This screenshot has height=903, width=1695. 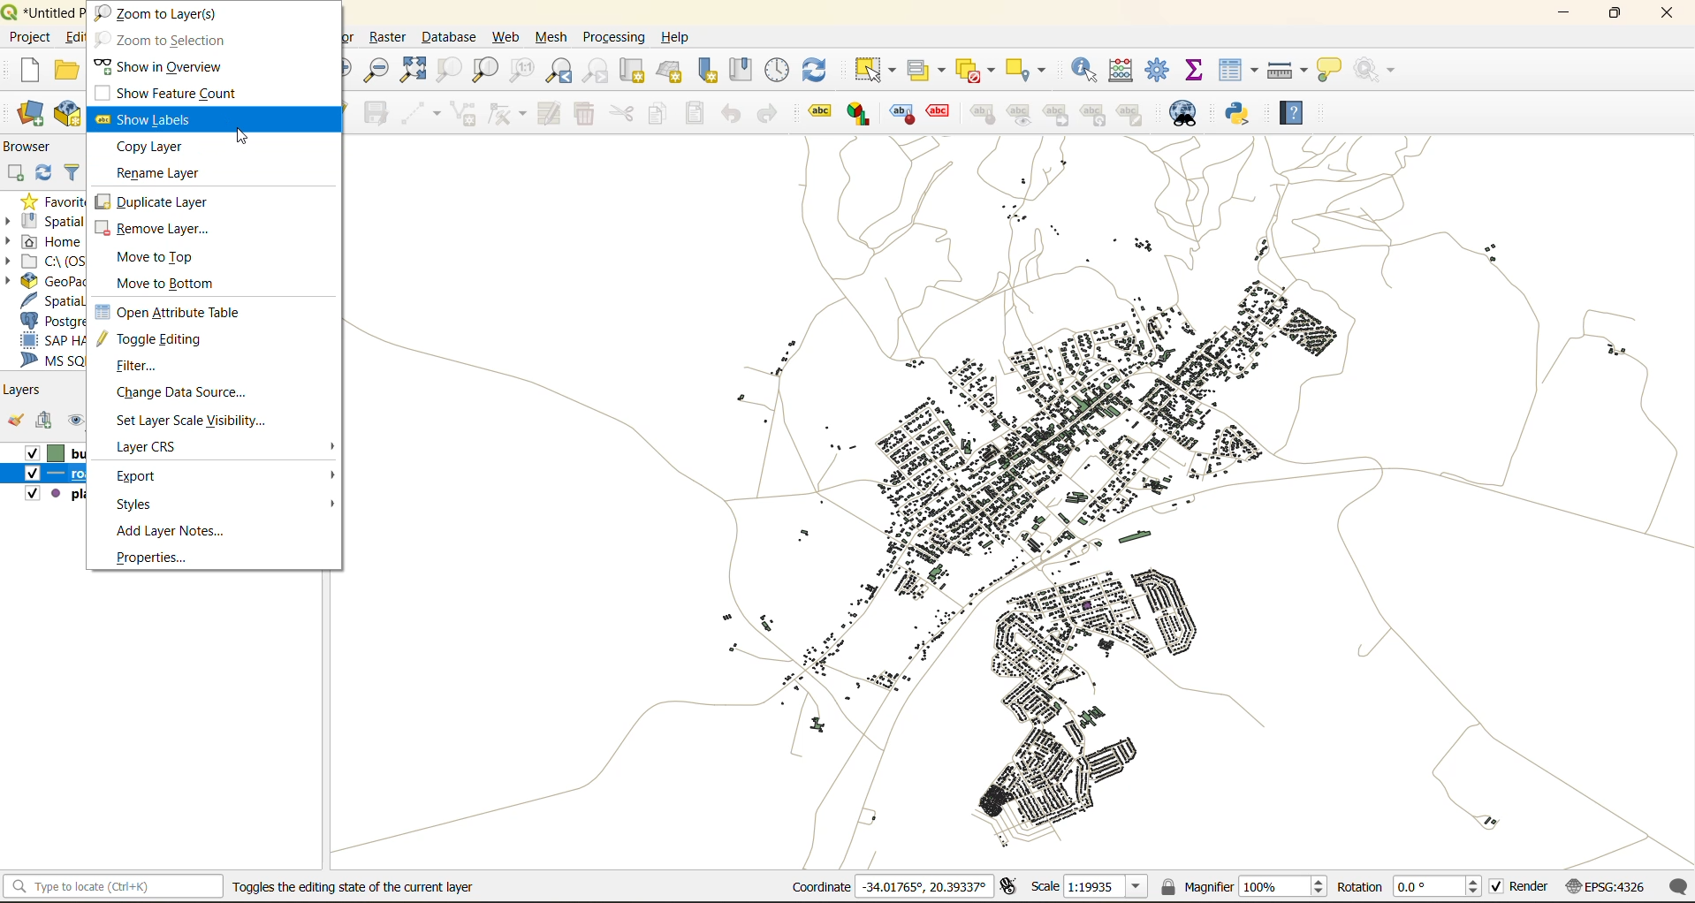 What do you see at coordinates (1095, 113) in the screenshot?
I see `rotate a label` at bounding box center [1095, 113].